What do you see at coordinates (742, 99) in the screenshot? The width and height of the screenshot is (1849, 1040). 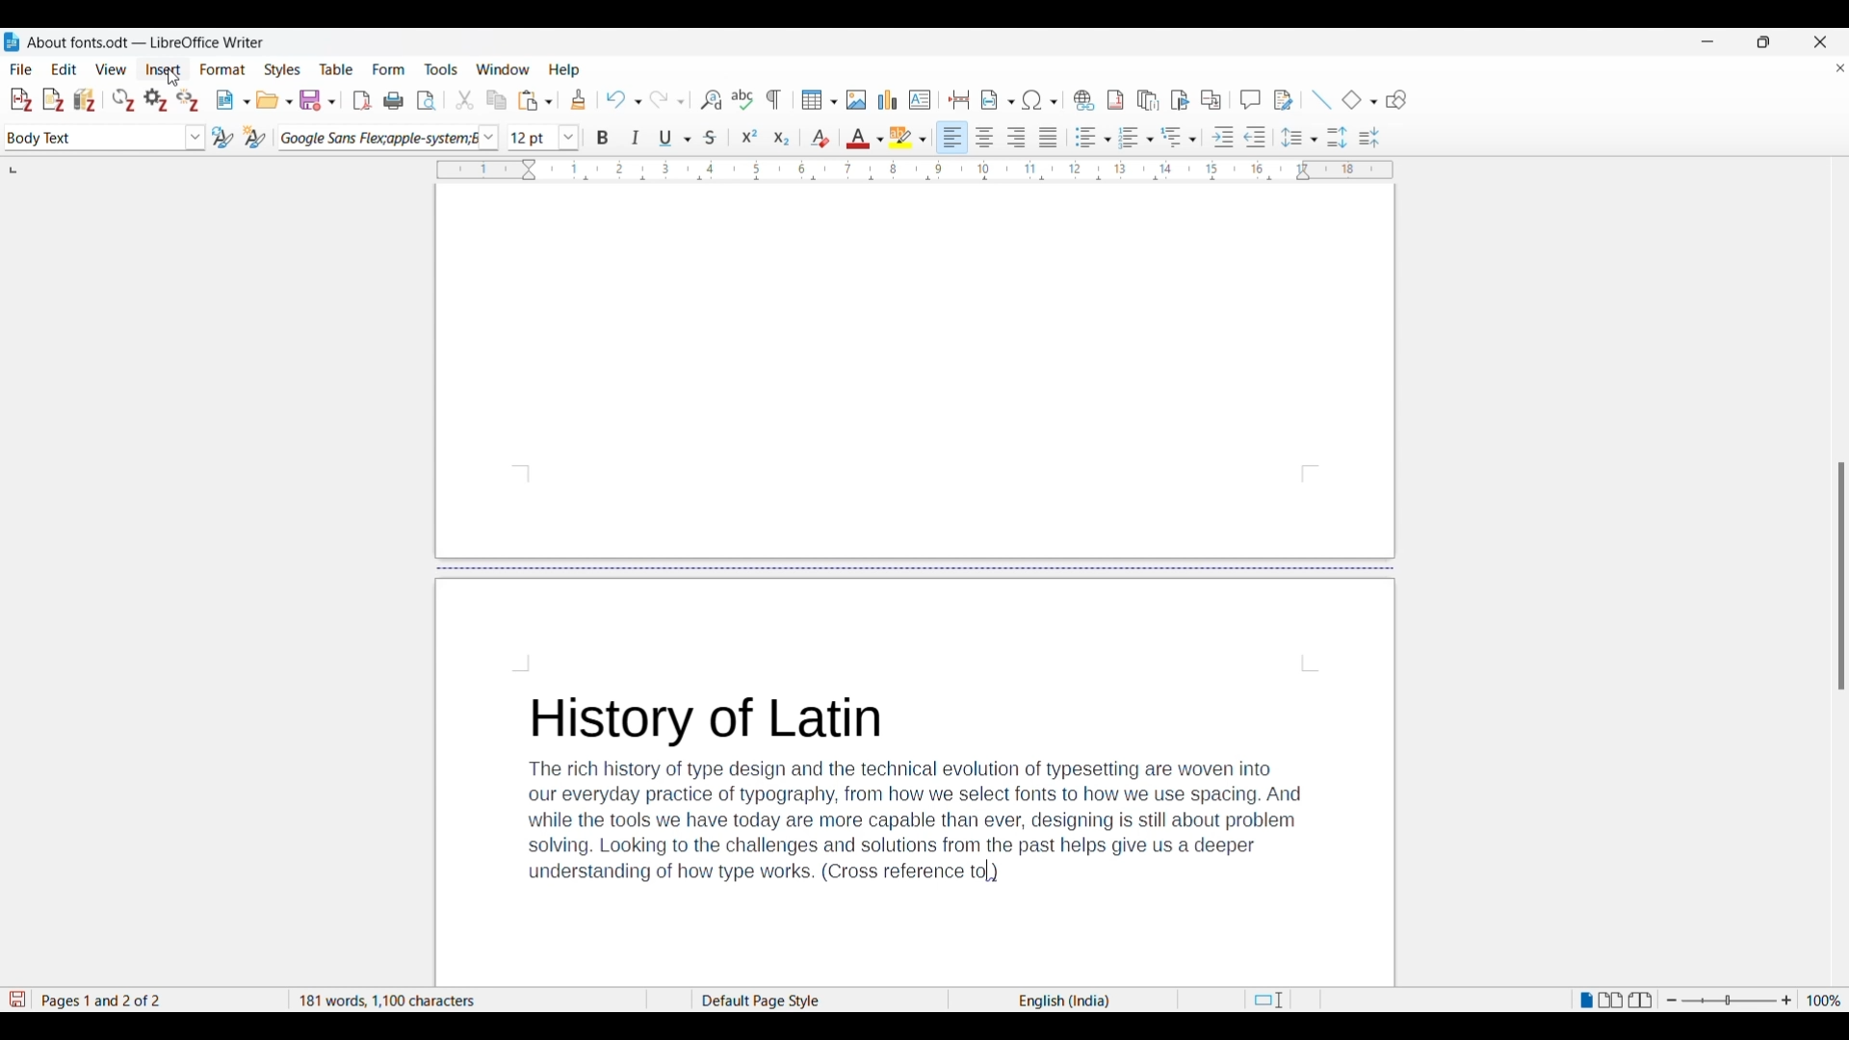 I see `Check spelling` at bounding box center [742, 99].